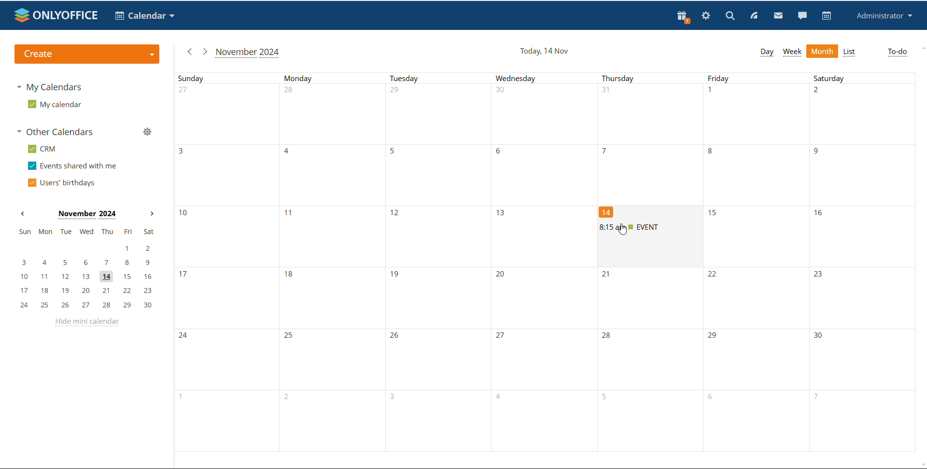 The height and width of the screenshot is (469, 927). Describe the element at coordinates (730, 15) in the screenshot. I see `search` at that location.